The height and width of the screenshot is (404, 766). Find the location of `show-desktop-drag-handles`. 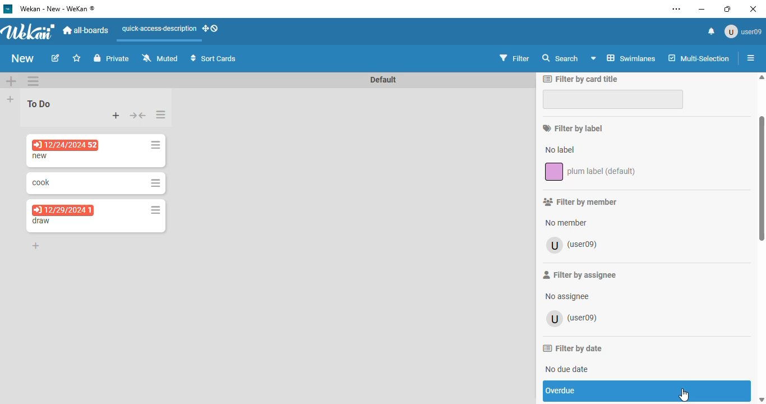

show-desktop-drag-handles is located at coordinates (211, 28).